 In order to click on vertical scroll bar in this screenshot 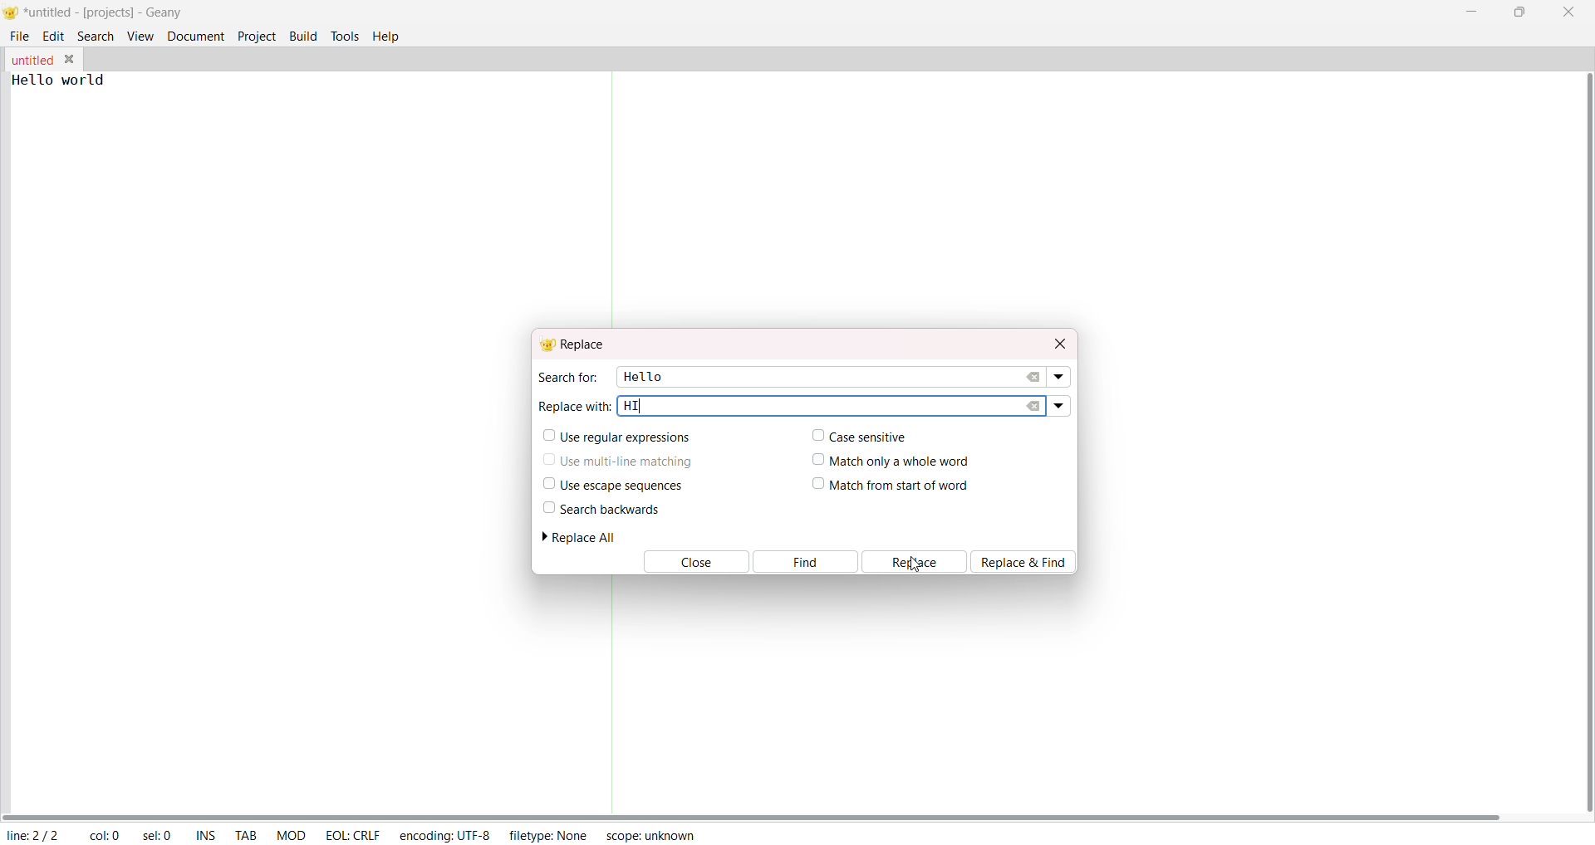, I will do `click(1583, 442)`.